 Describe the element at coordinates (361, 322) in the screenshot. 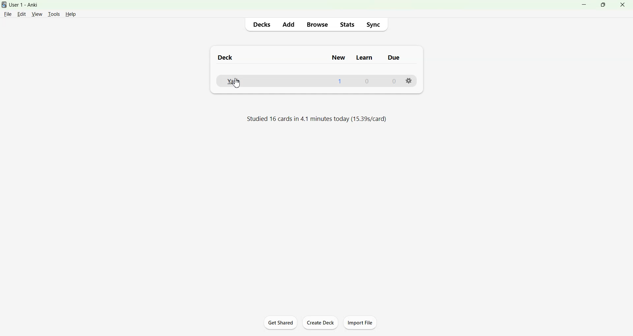

I see `Import File` at that location.